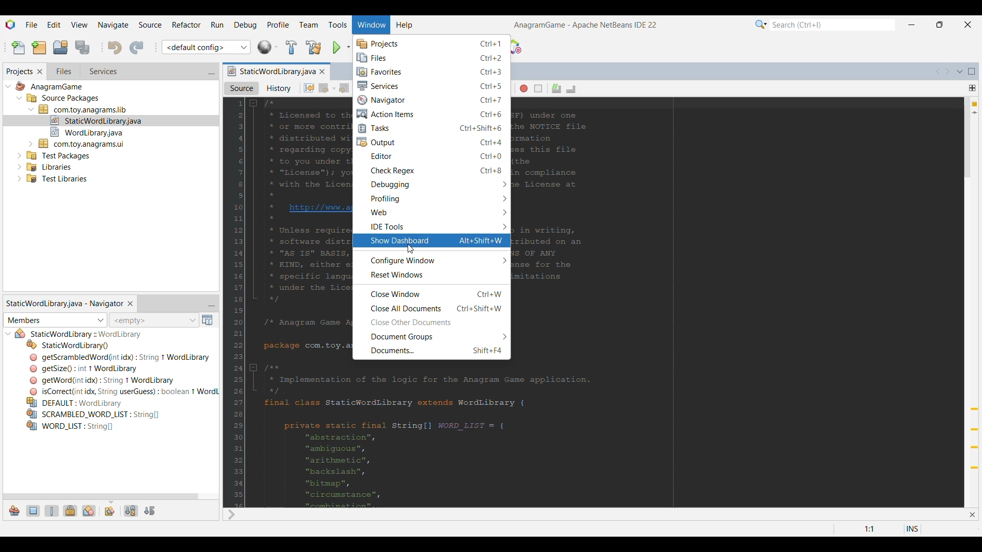 Image resolution: width=982 pixels, height=552 pixels. I want to click on Projects, so click(431, 44).